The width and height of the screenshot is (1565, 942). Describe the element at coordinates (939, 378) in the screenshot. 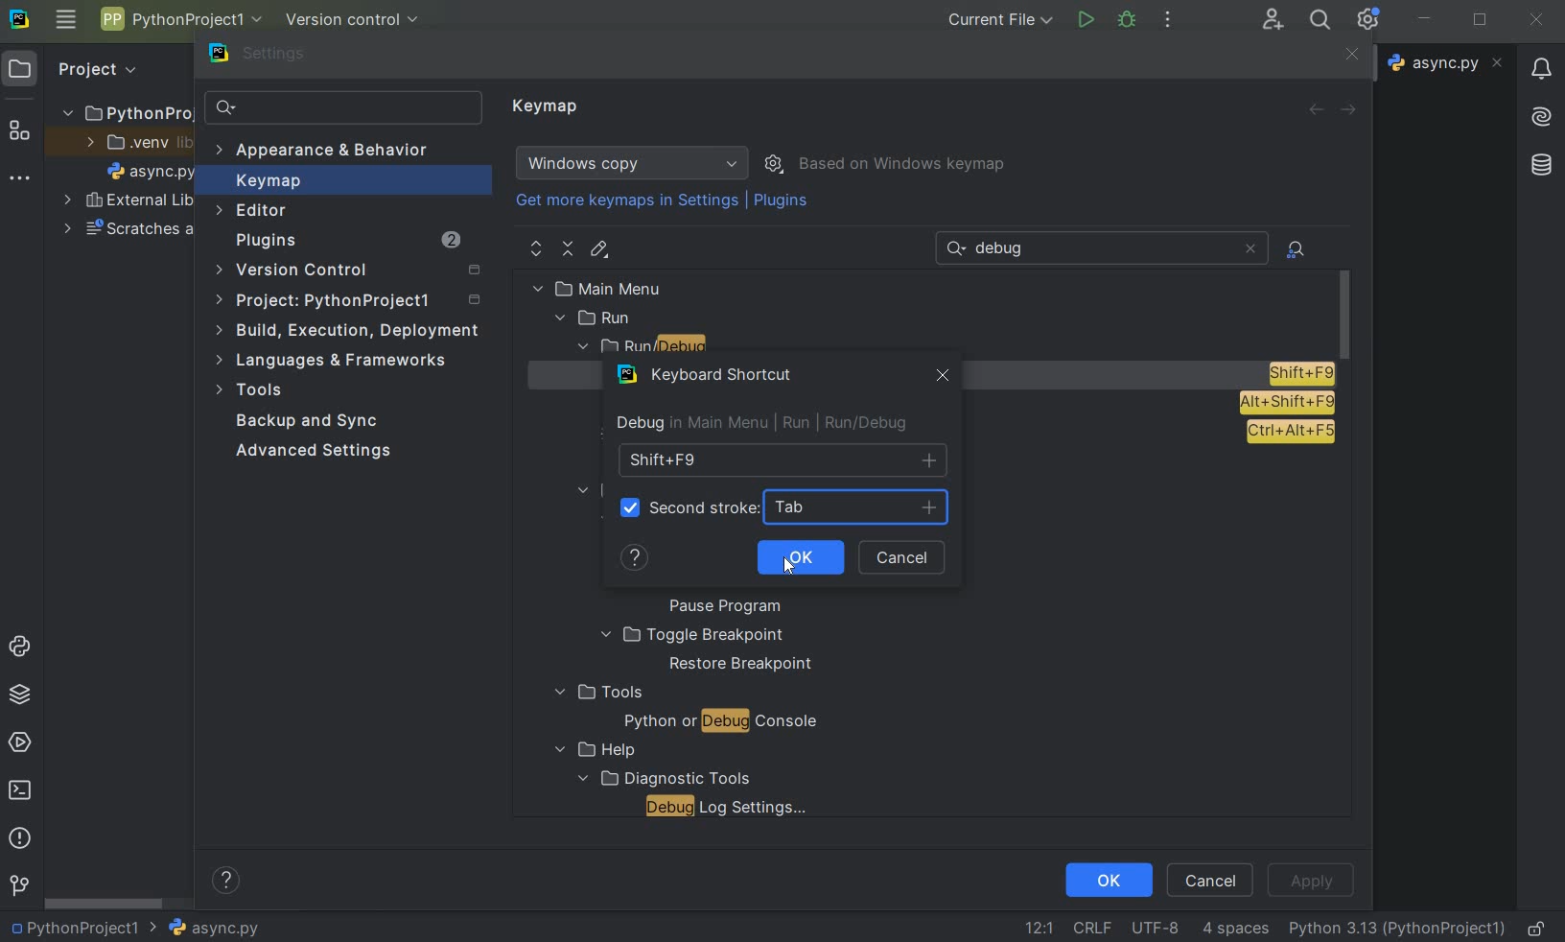

I see `close` at that location.